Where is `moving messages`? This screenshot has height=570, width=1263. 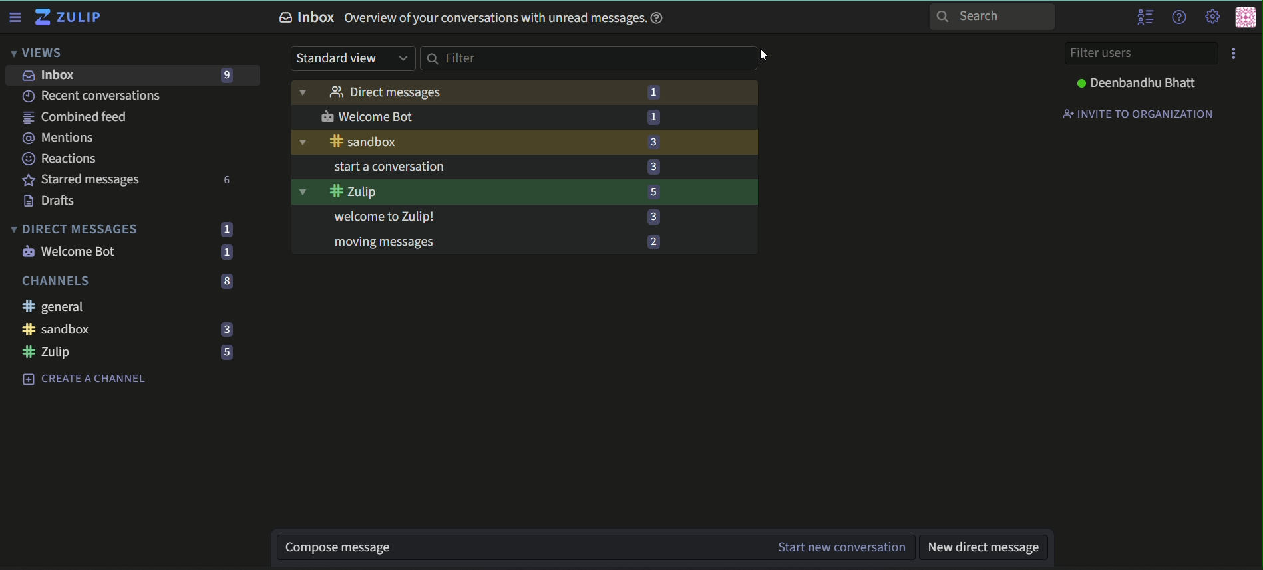 moving messages is located at coordinates (482, 241).